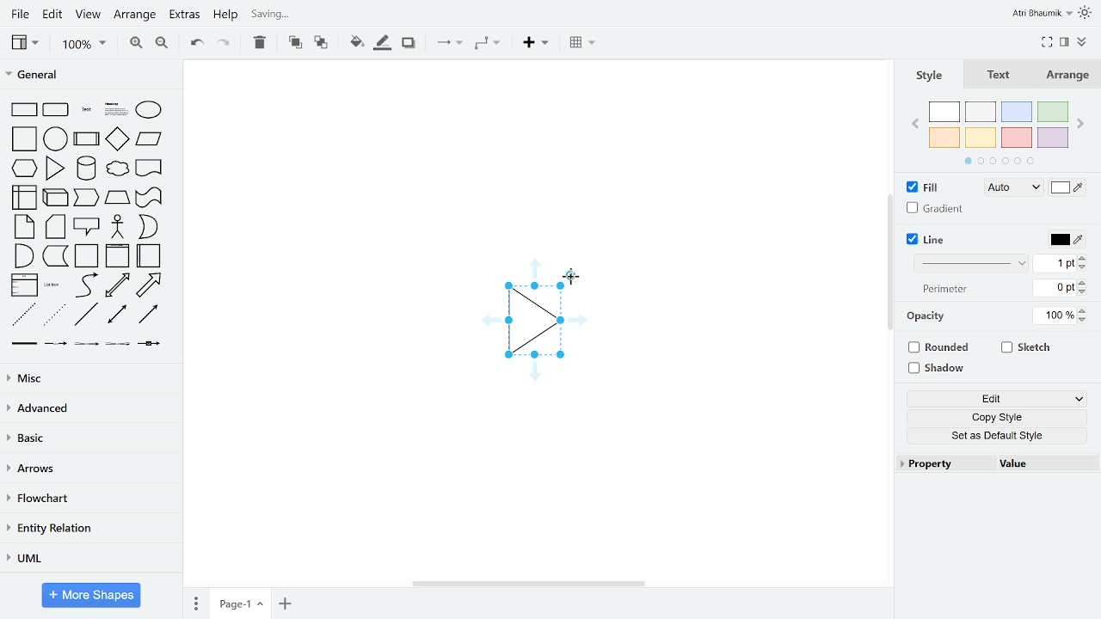 The width and height of the screenshot is (1101, 619). Describe the element at coordinates (161, 44) in the screenshot. I see `zoom out` at that location.